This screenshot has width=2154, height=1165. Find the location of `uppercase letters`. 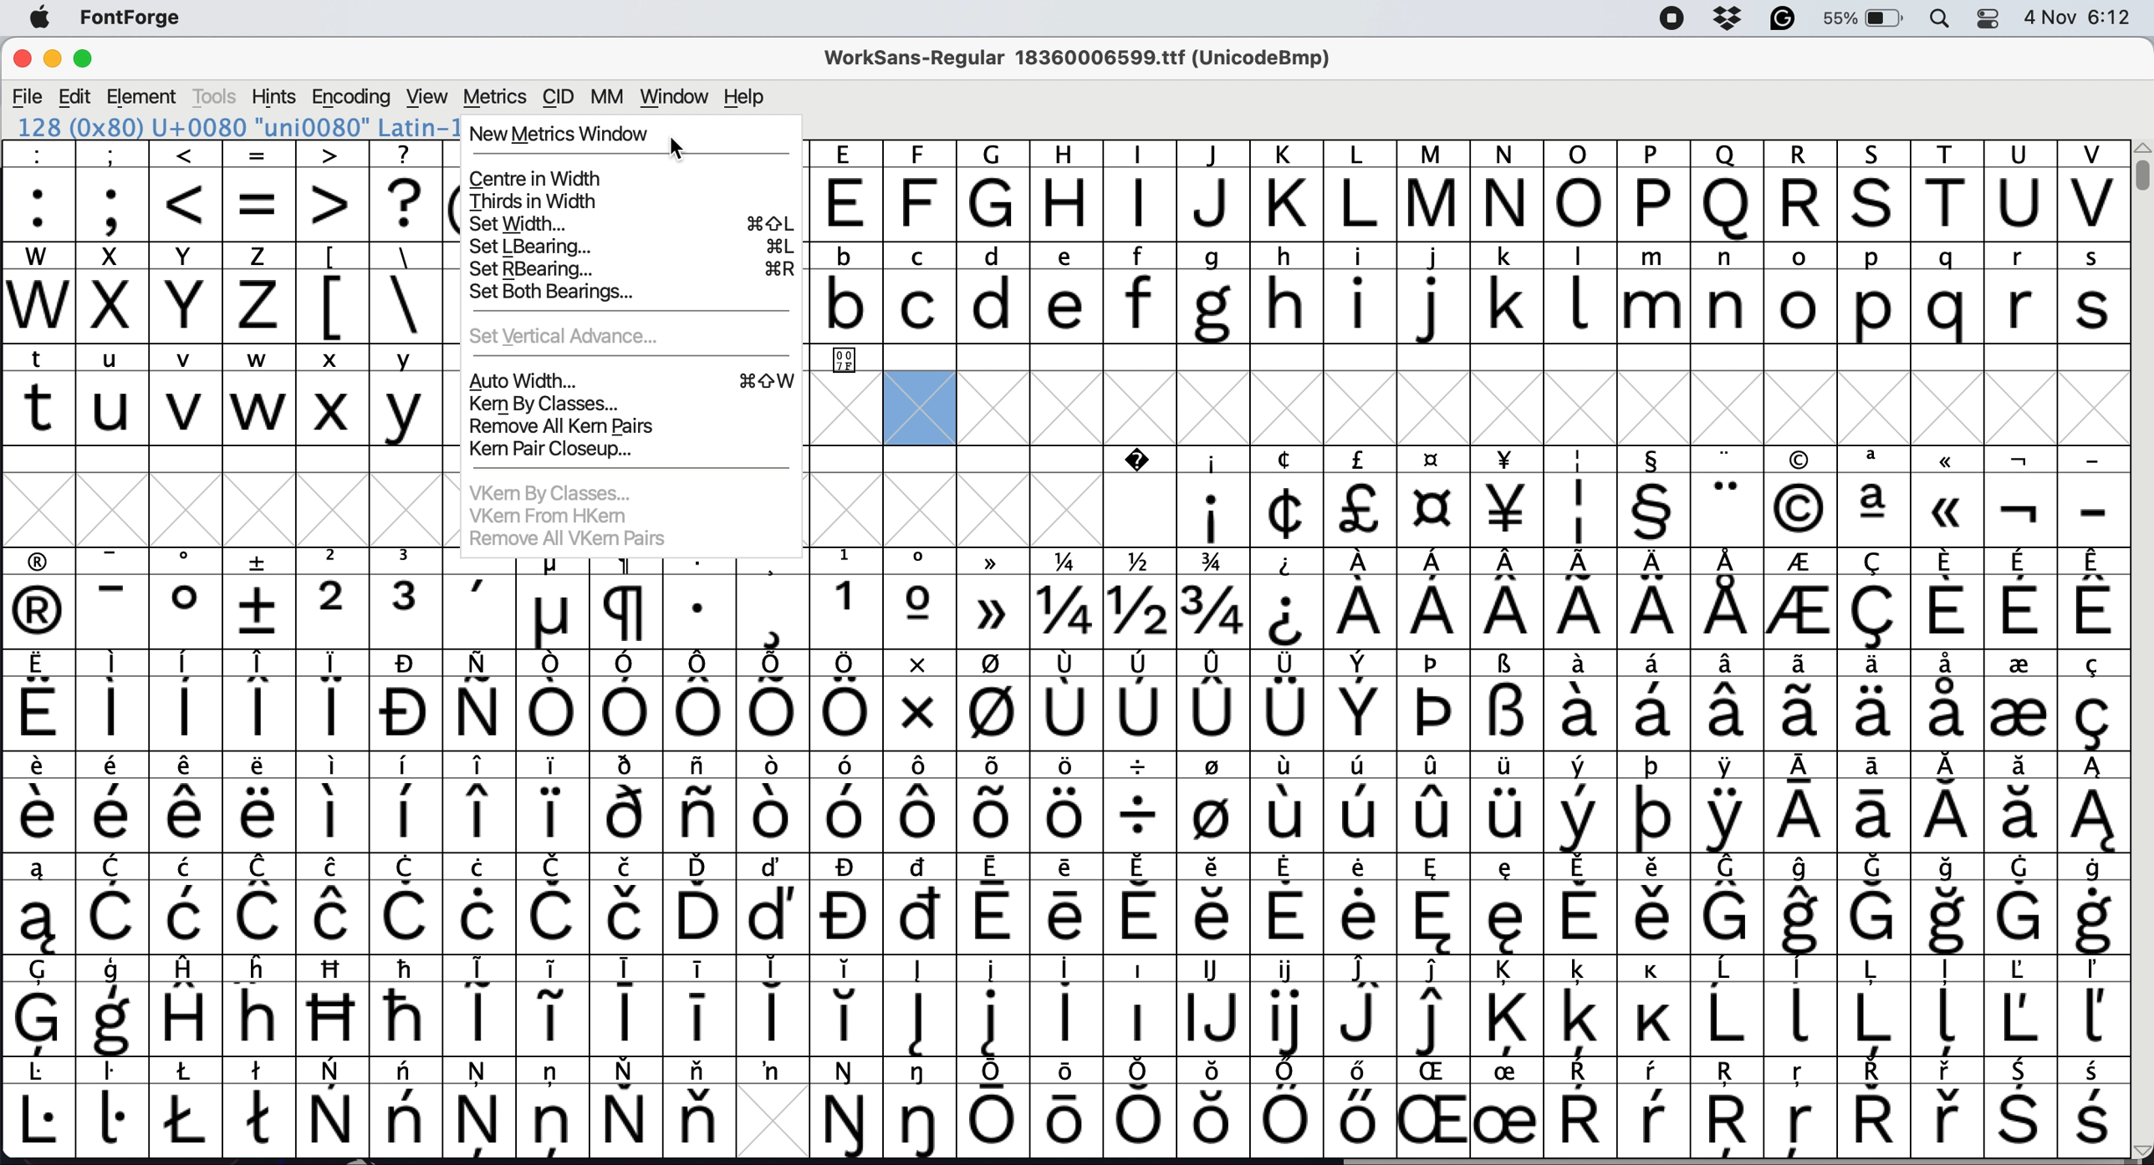

uppercase letters is located at coordinates (151, 257).